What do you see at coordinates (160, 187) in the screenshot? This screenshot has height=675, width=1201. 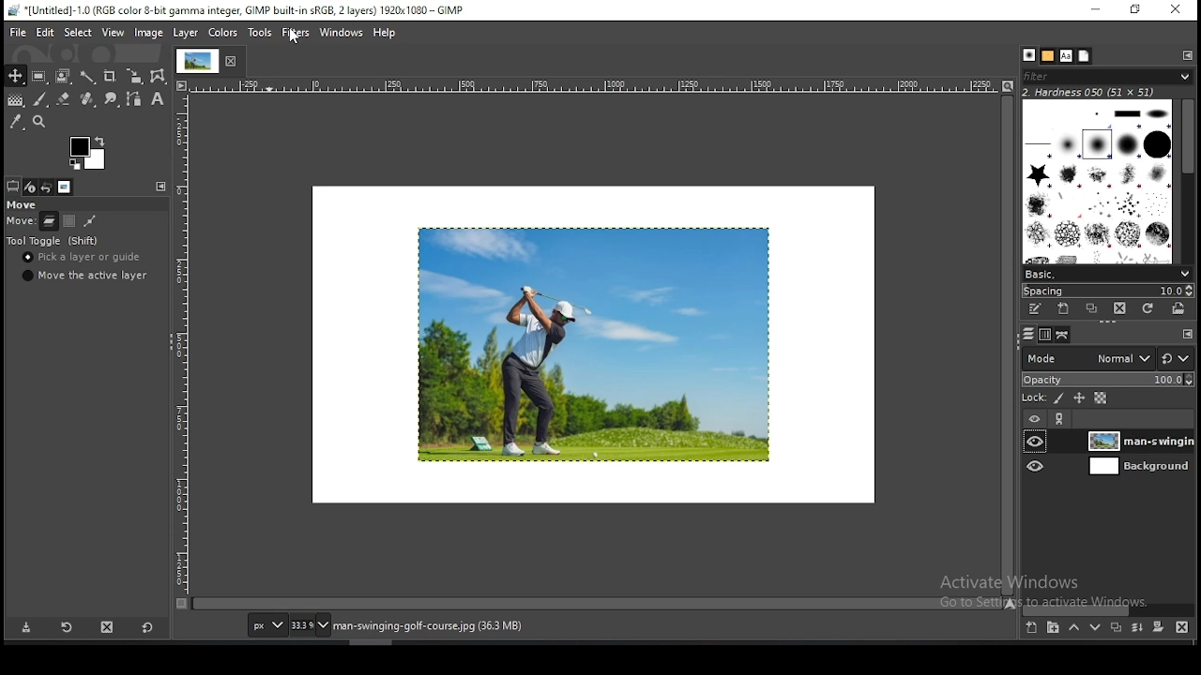 I see `configure this tab` at bounding box center [160, 187].